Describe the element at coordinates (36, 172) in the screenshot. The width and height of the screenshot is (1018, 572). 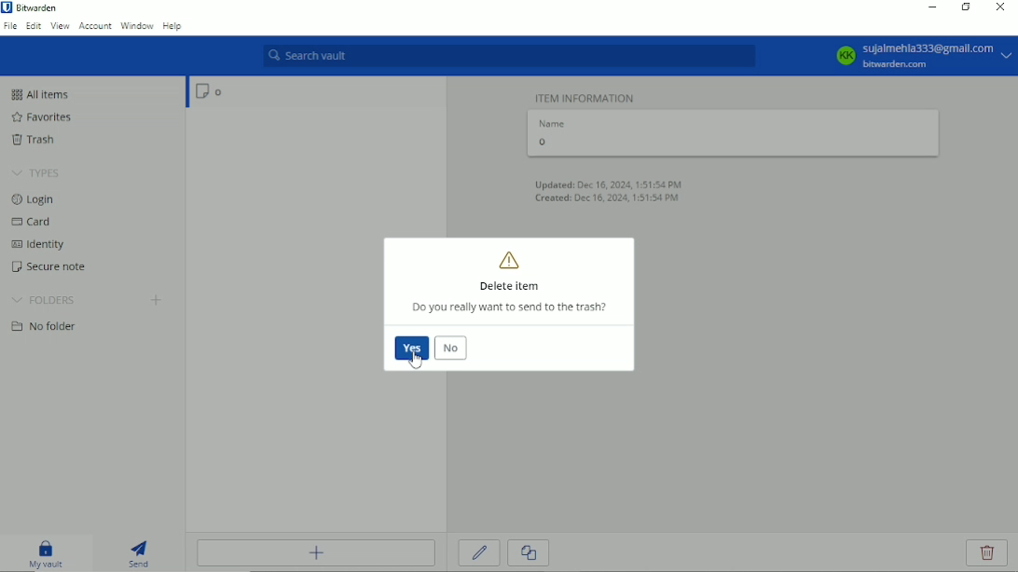
I see `Types` at that location.